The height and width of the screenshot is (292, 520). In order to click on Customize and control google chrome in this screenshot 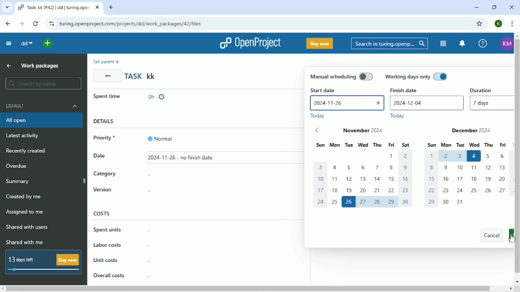, I will do `click(511, 24)`.